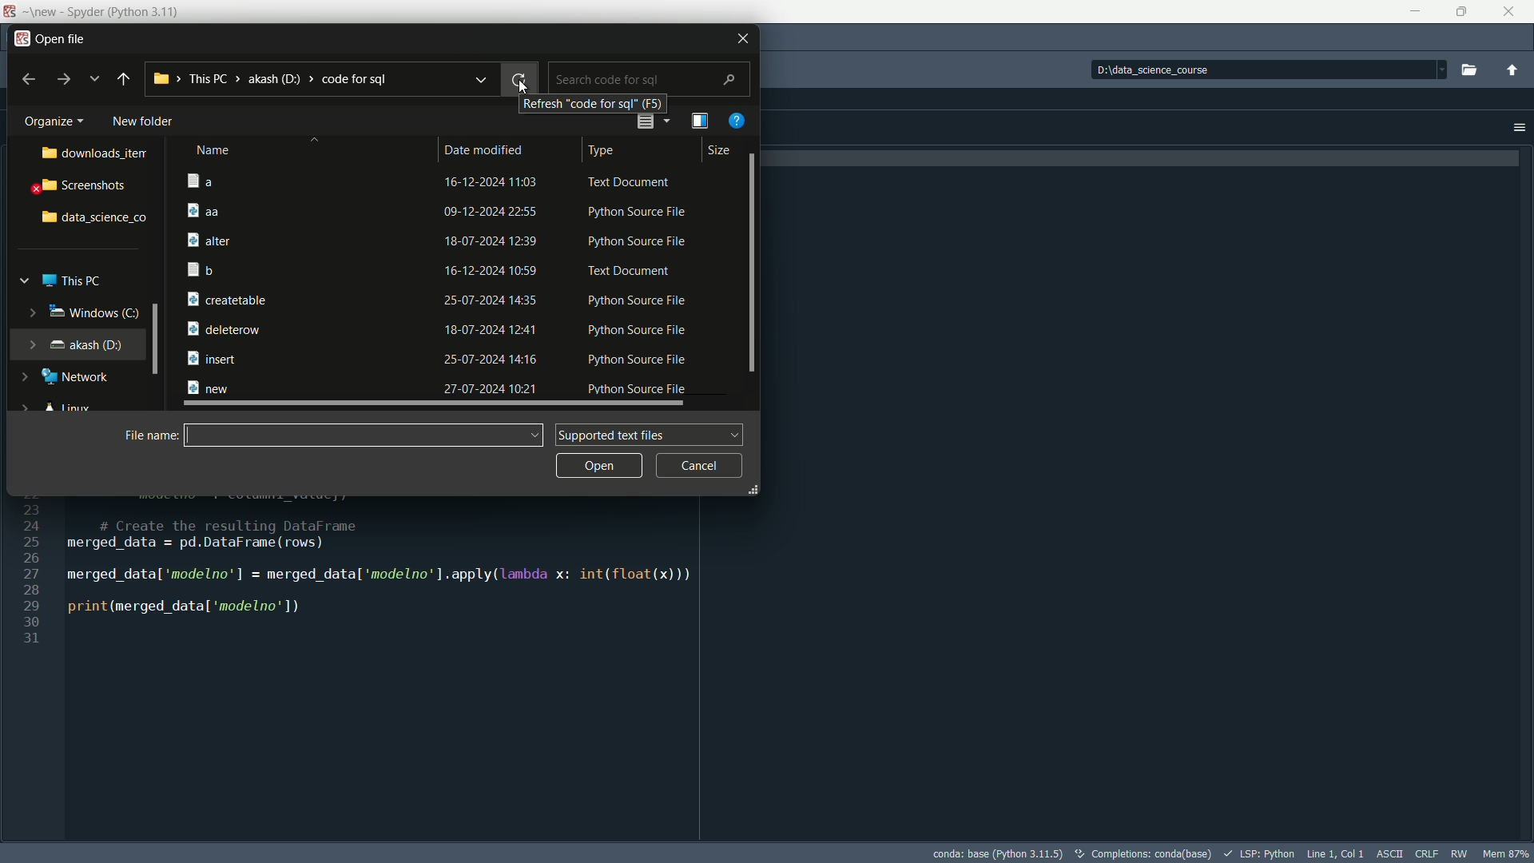  What do you see at coordinates (648, 437) in the screenshot?
I see `supported text files` at bounding box center [648, 437].